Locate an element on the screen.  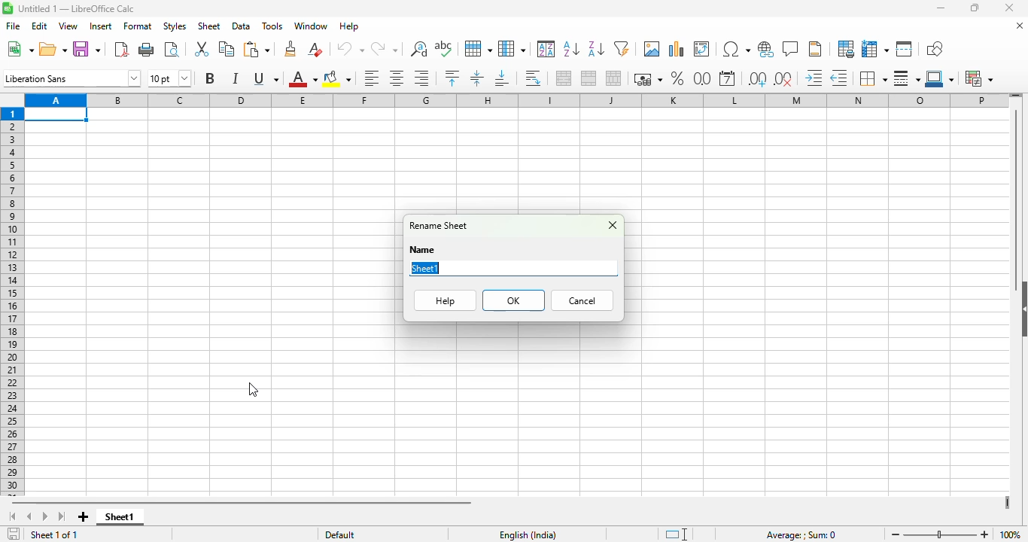
insert comment is located at coordinates (790, 48).